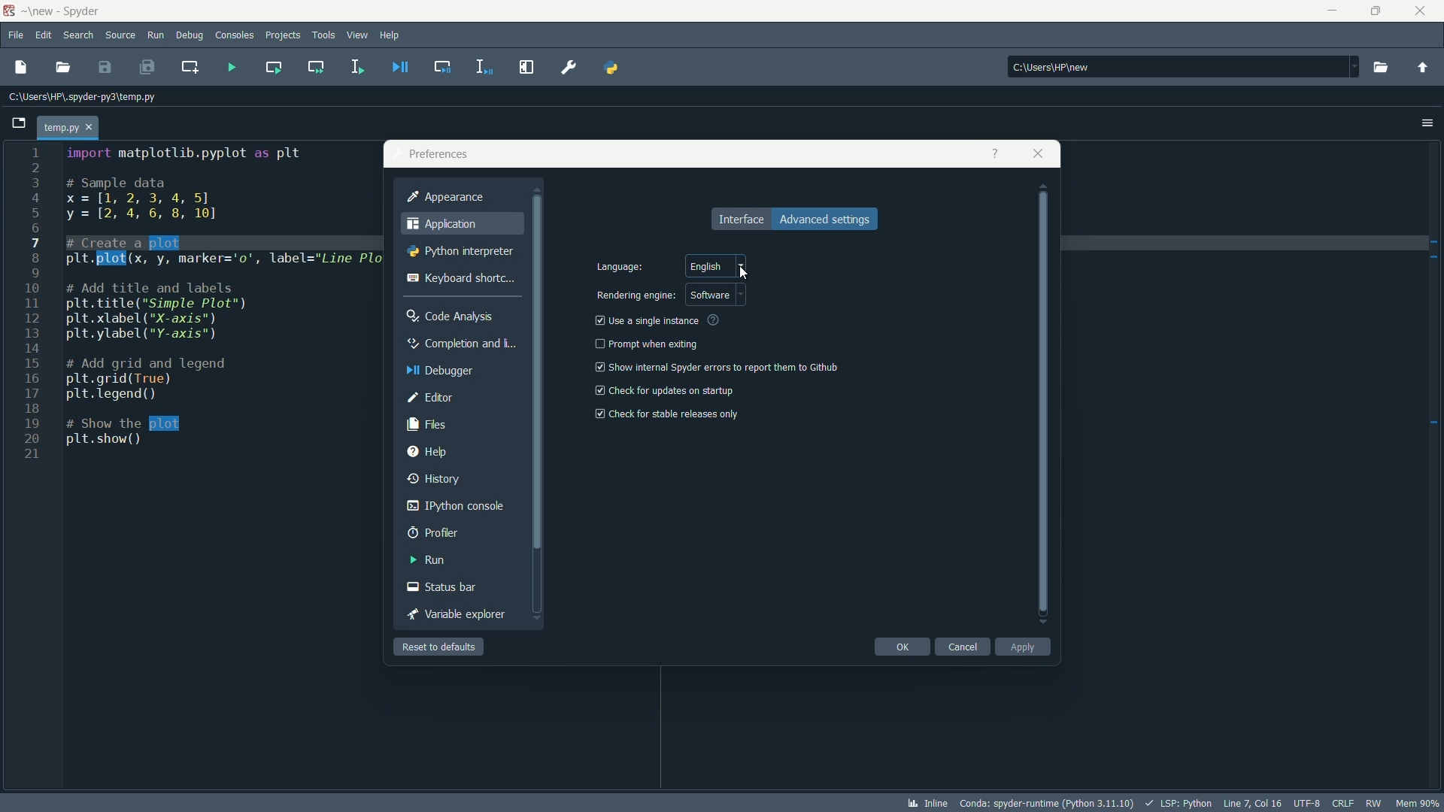 The width and height of the screenshot is (1444, 812). What do you see at coordinates (717, 295) in the screenshot?
I see `software` at bounding box center [717, 295].